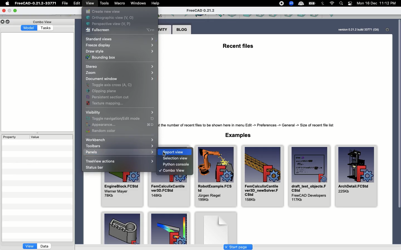 The image size is (401, 250). Describe the element at coordinates (252, 124) in the screenshot. I see `Tip: Adjust the number of recent files to be shown here in menu Edit -> Preferences -> General -> Size of recent file list` at that location.